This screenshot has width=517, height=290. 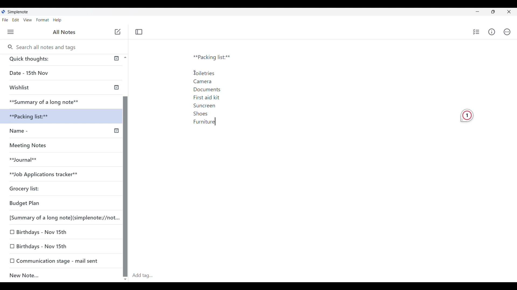 I want to click on Actions, so click(x=507, y=32).